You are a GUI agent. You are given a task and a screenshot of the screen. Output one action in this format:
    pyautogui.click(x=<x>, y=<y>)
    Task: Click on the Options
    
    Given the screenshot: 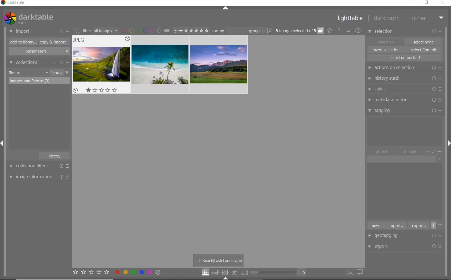 What is the action you would take?
    pyautogui.click(x=439, y=235)
    